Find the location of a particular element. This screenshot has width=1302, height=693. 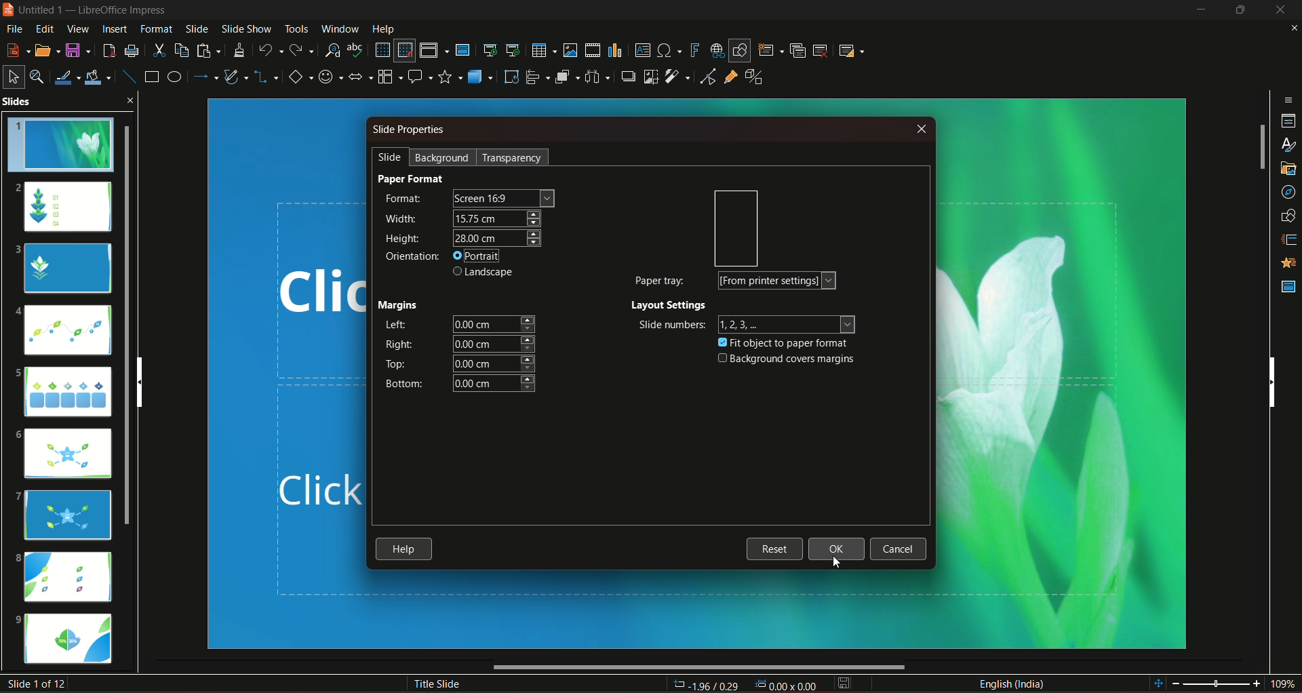

form printer settings is located at coordinates (778, 281).